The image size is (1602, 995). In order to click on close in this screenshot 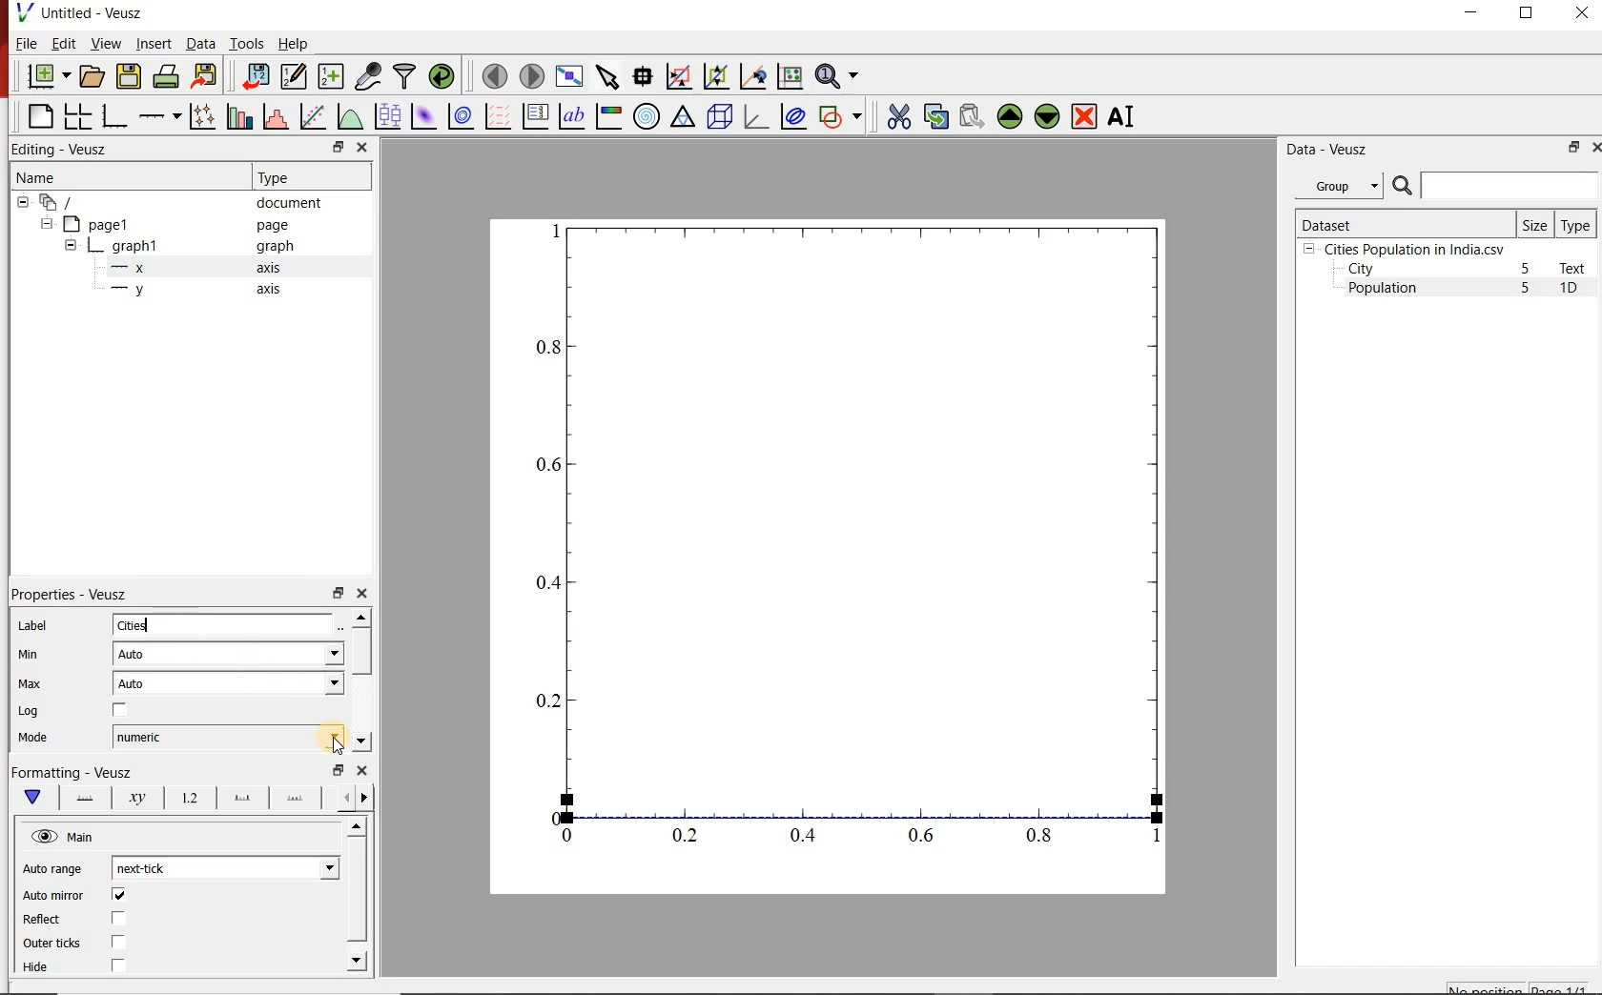, I will do `click(359, 770)`.